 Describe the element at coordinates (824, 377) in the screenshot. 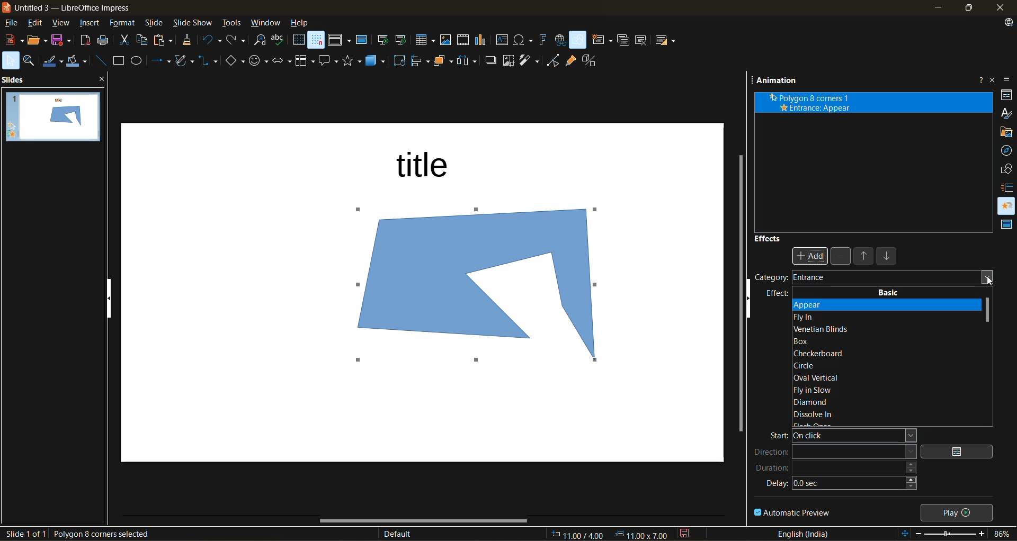

I see `oval vertical` at that location.